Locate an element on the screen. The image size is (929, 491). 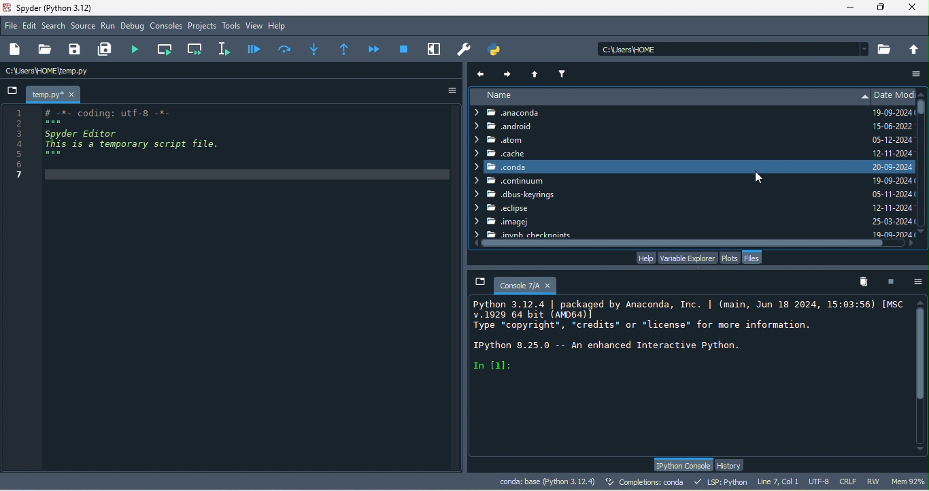
console 7/a is located at coordinates (518, 284).